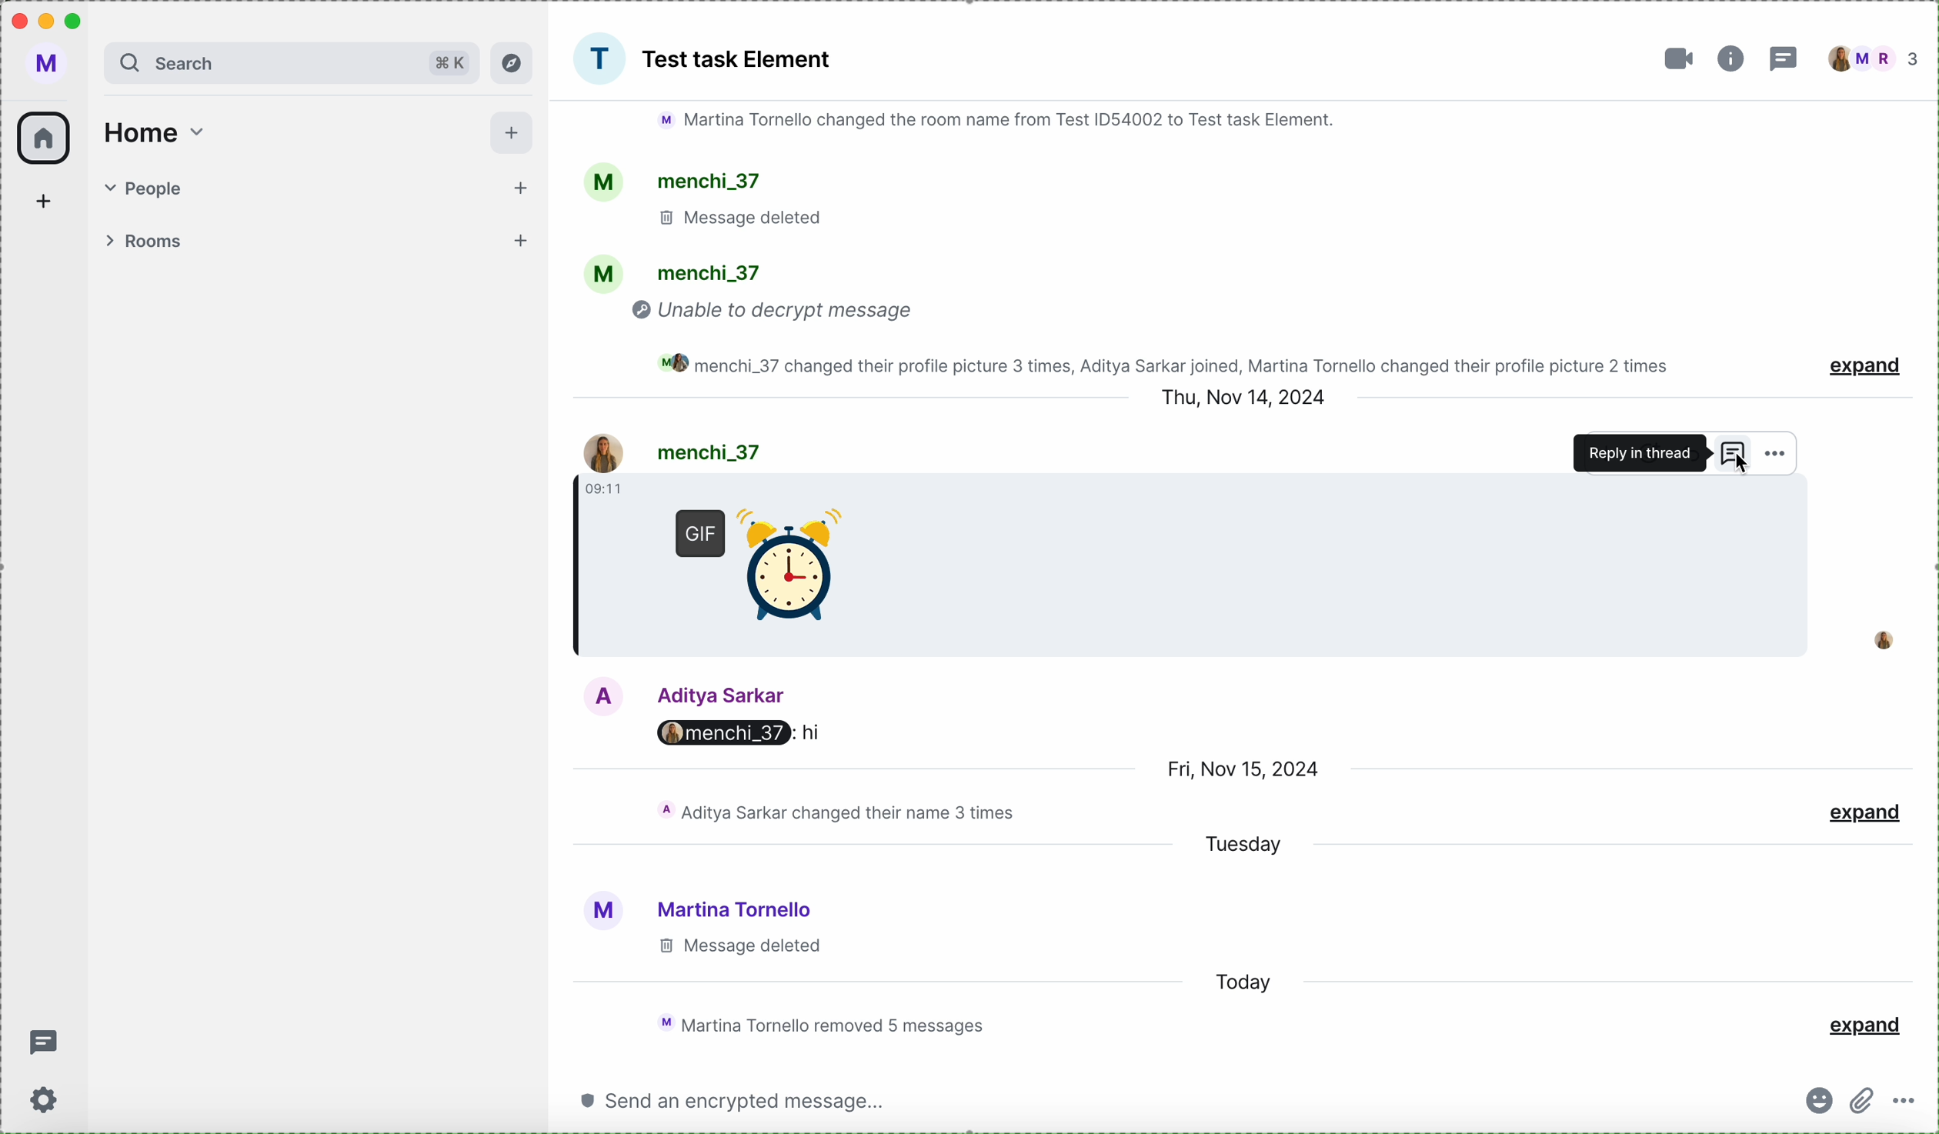 This screenshot has height=1134, width=1939. Describe the element at coordinates (599, 58) in the screenshot. I see `picture group` at that location.